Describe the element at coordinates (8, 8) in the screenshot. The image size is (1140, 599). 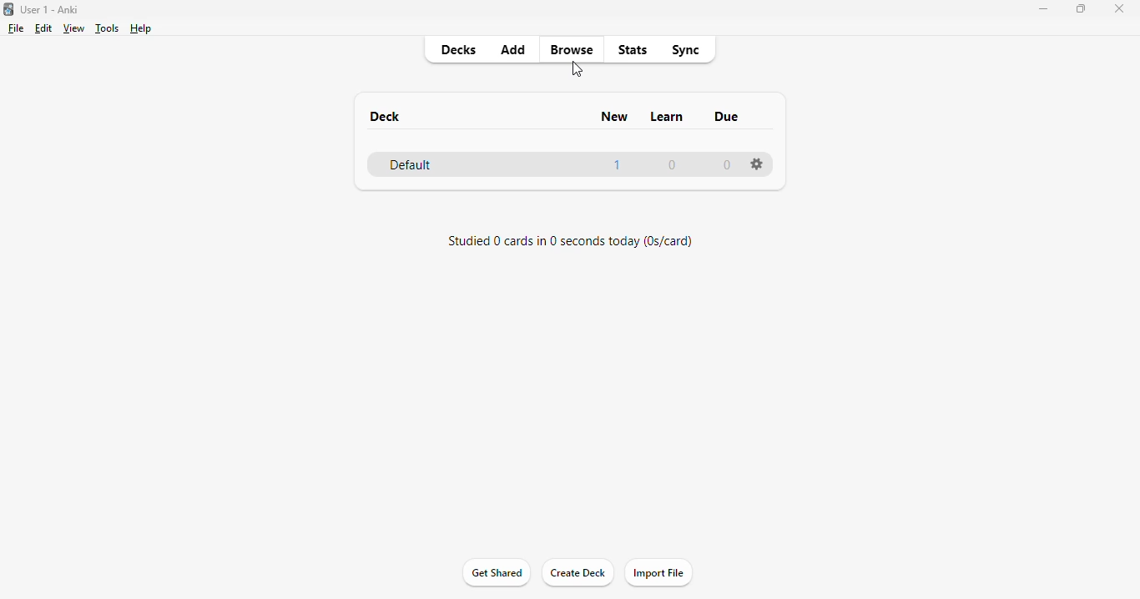
I see `logo` at that location.